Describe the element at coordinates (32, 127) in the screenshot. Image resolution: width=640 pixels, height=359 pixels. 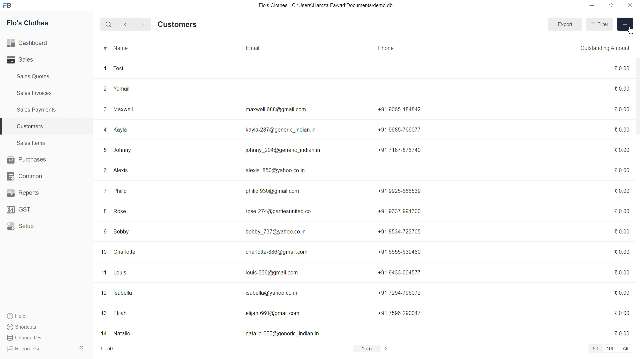
I see `Customers` at that location.